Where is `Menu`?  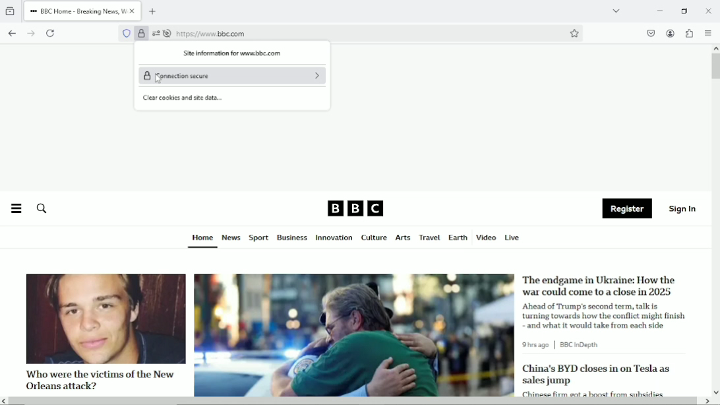
Menu is located at coordinates (16, 208).